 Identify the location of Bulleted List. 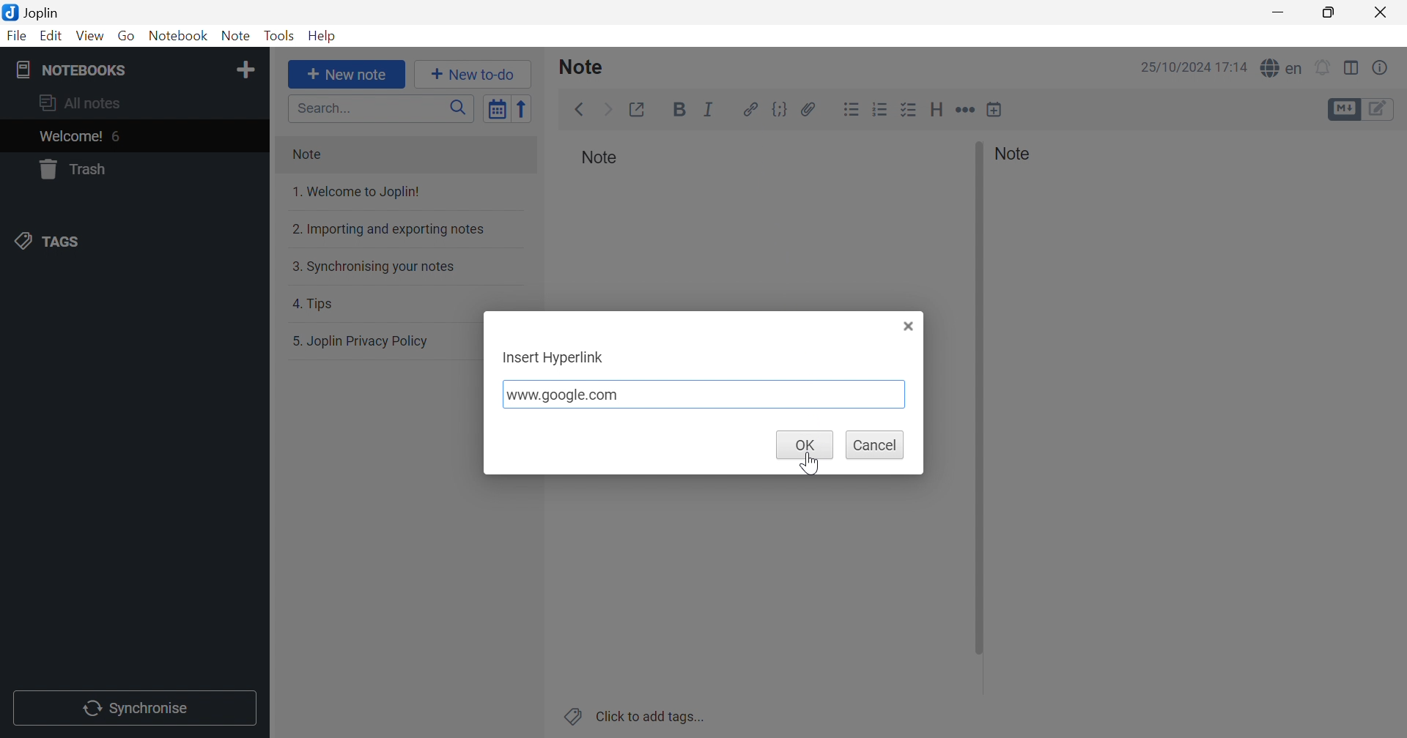
(852, 108).